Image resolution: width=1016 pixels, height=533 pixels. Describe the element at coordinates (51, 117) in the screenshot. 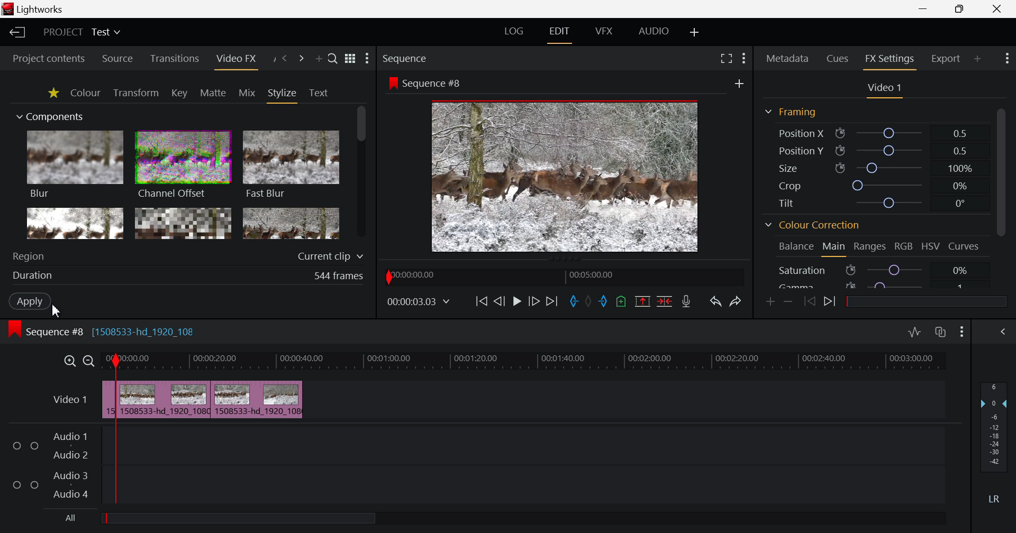

I see `Components` at that location.